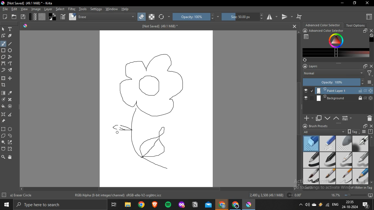 The image size is (374, 210). I want to click on bezier curve selection tool, so click(4, 149).